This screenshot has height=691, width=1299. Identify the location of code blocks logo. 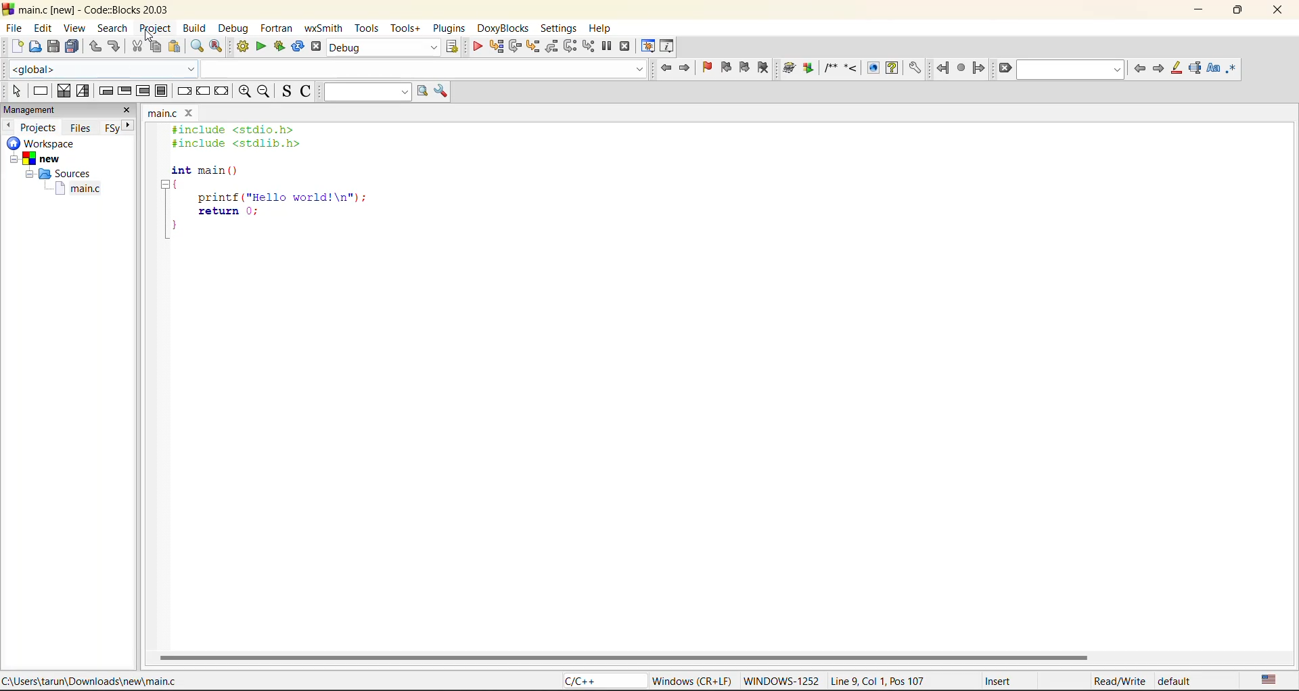
(8, 9).